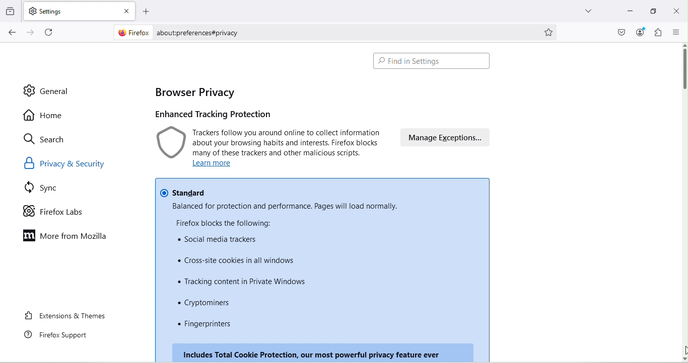 The width and height of the screenshot is (688, 363). I want to click on | Trackers follow you around online to collect information
about your browsing habits and interests. Firefox blocks
many of these trackers and other malicious scripts.
Learn more, so click(269, 148).